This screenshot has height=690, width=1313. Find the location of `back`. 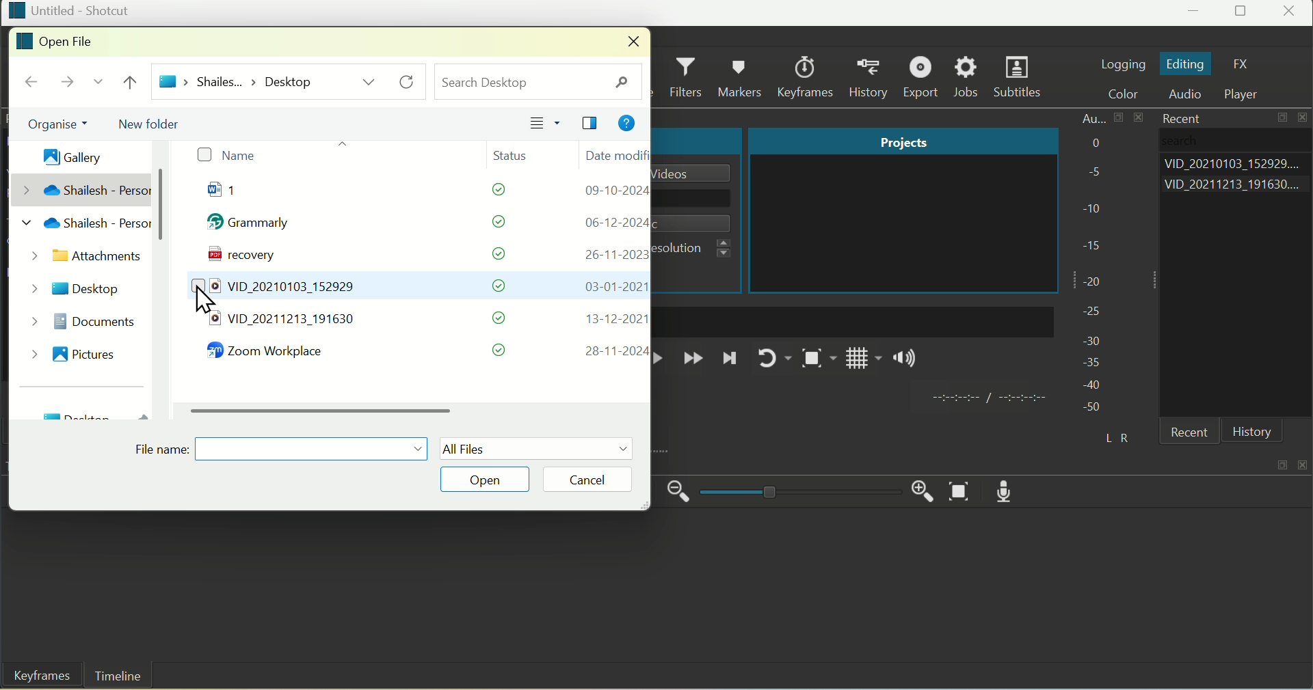

back is located at coordinates (31, 83).